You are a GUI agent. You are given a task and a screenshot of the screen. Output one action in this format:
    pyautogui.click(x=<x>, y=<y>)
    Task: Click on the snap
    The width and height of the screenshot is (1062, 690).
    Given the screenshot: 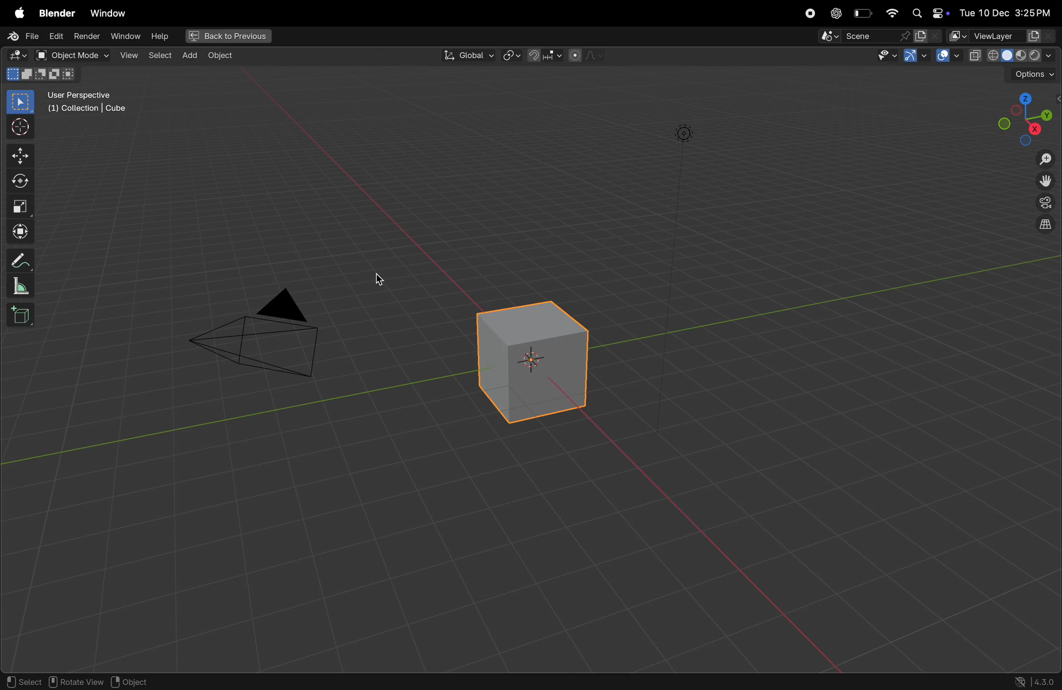 What is the action you would take?
    pyautogui.click(x=544, y=57)
    